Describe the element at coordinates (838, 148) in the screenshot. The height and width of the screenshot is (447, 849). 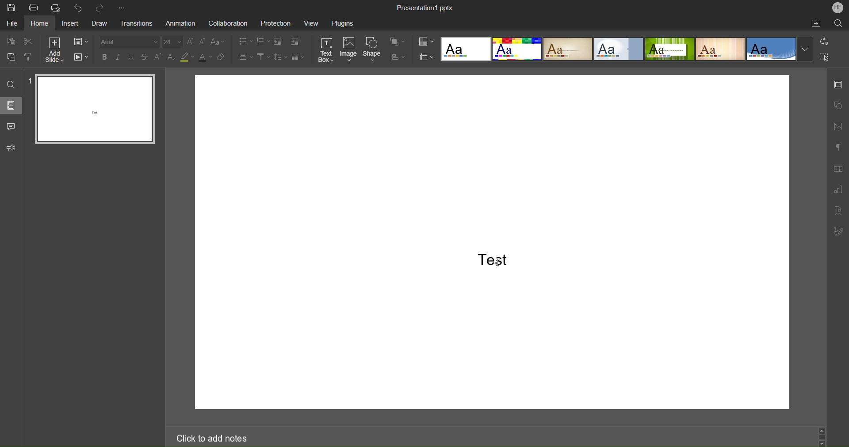
I see `Paragraph Settings` at that location.